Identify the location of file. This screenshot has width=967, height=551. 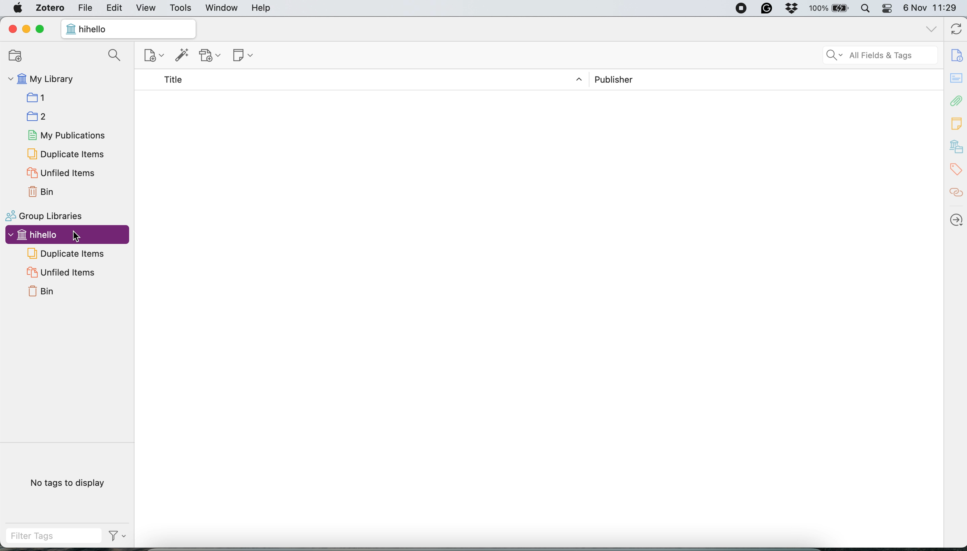
(86, 8).